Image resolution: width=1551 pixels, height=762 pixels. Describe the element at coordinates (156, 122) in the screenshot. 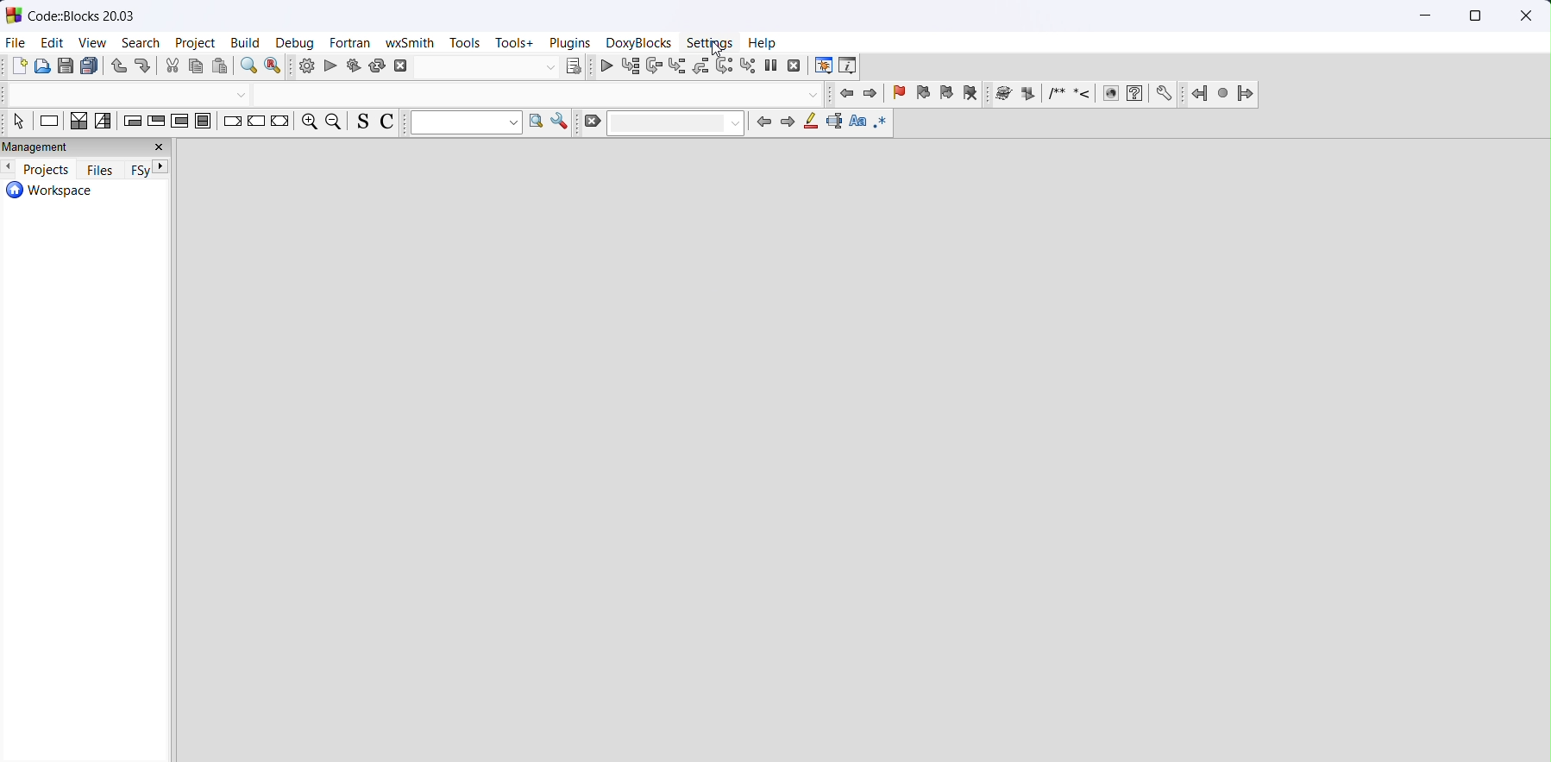

I see `exit conditional loop` at that location.